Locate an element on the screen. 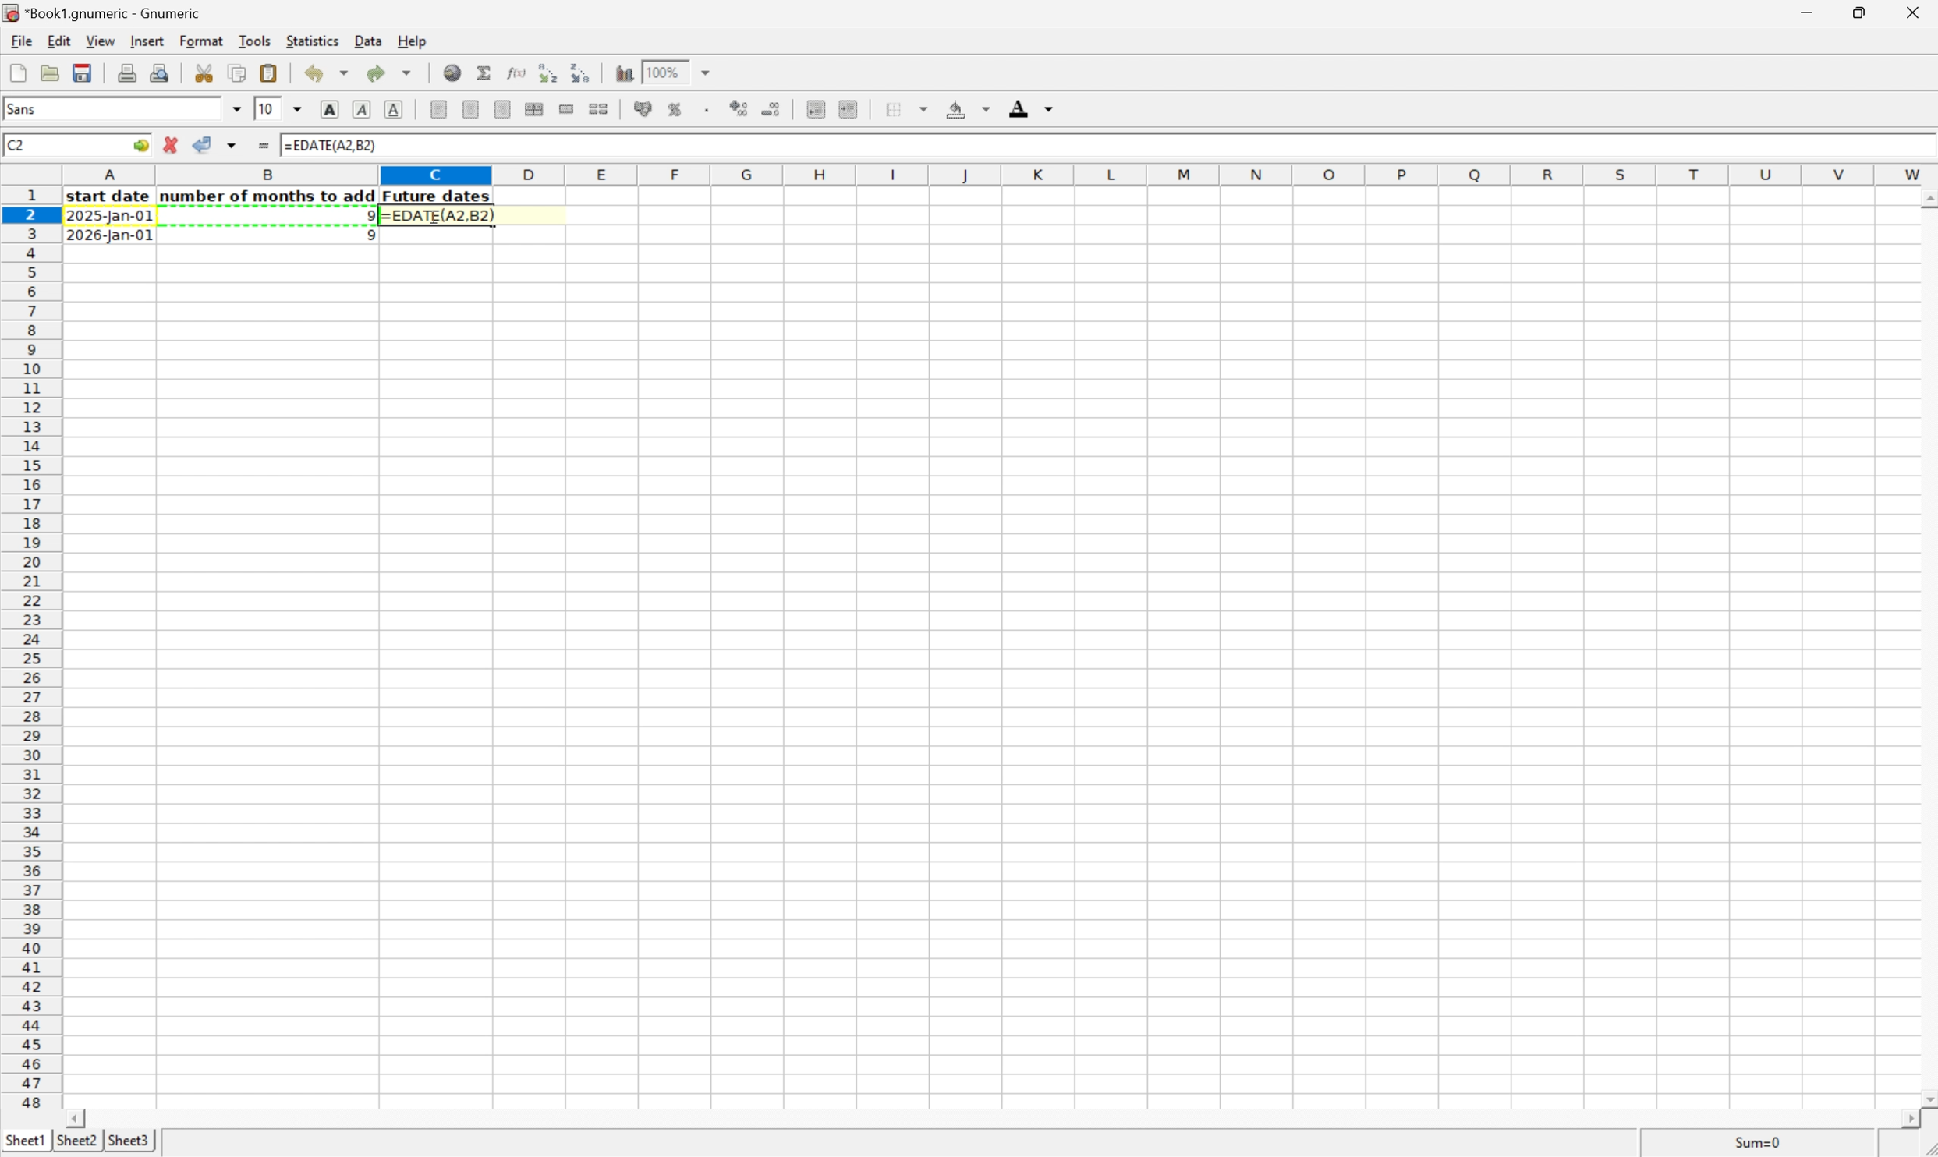  Sum in current cell is located at coordinates (484, 72).